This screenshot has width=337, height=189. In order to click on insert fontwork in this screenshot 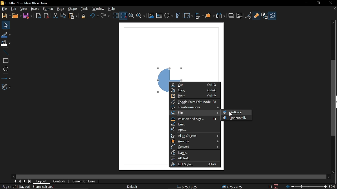, I will do `click(178, 16)`.